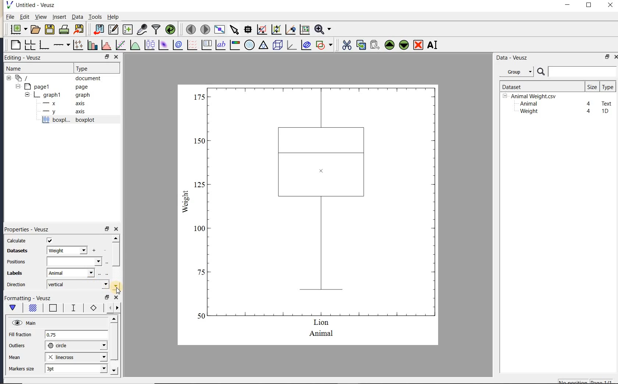  What do you see at coordinates (24, 322) in the screenshot?
I see `Main` at bounding box center [24, 322].